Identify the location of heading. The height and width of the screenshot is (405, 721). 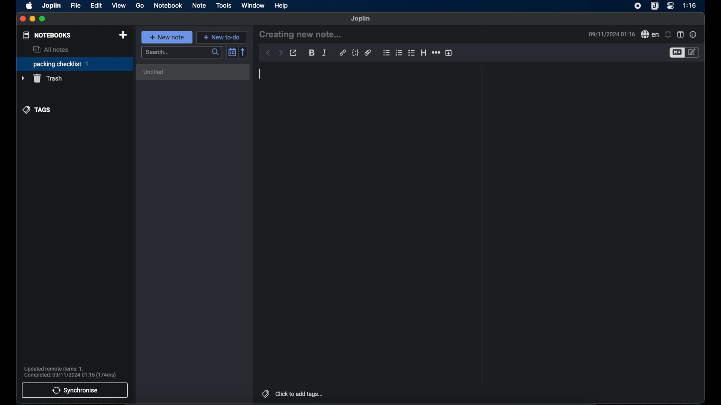
(424, 52).